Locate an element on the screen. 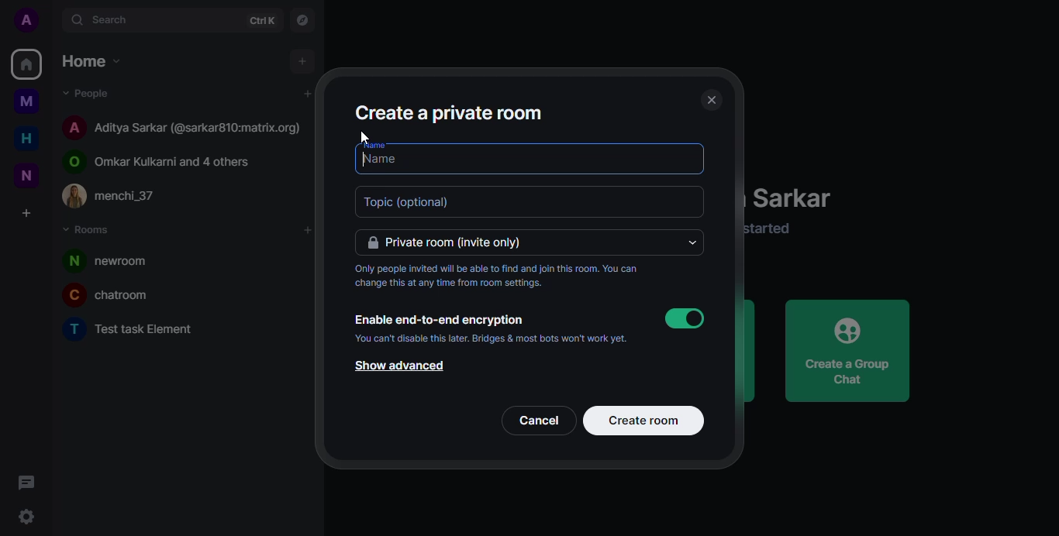  end to end encryption is located at coordinates (440, 320).